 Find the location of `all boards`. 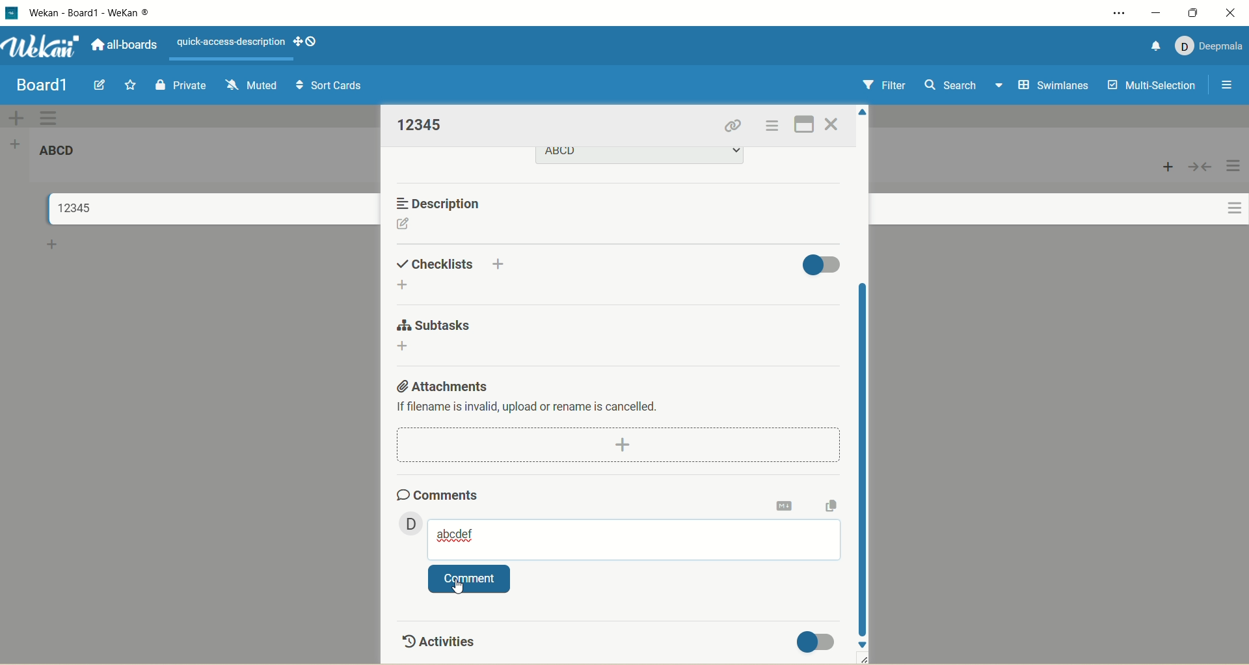

all boards is located at coordinates (123, 47).